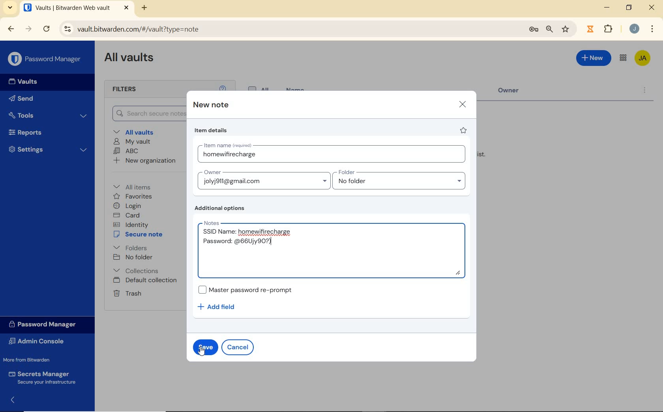  I want to click on additional options, so click(222, 208).